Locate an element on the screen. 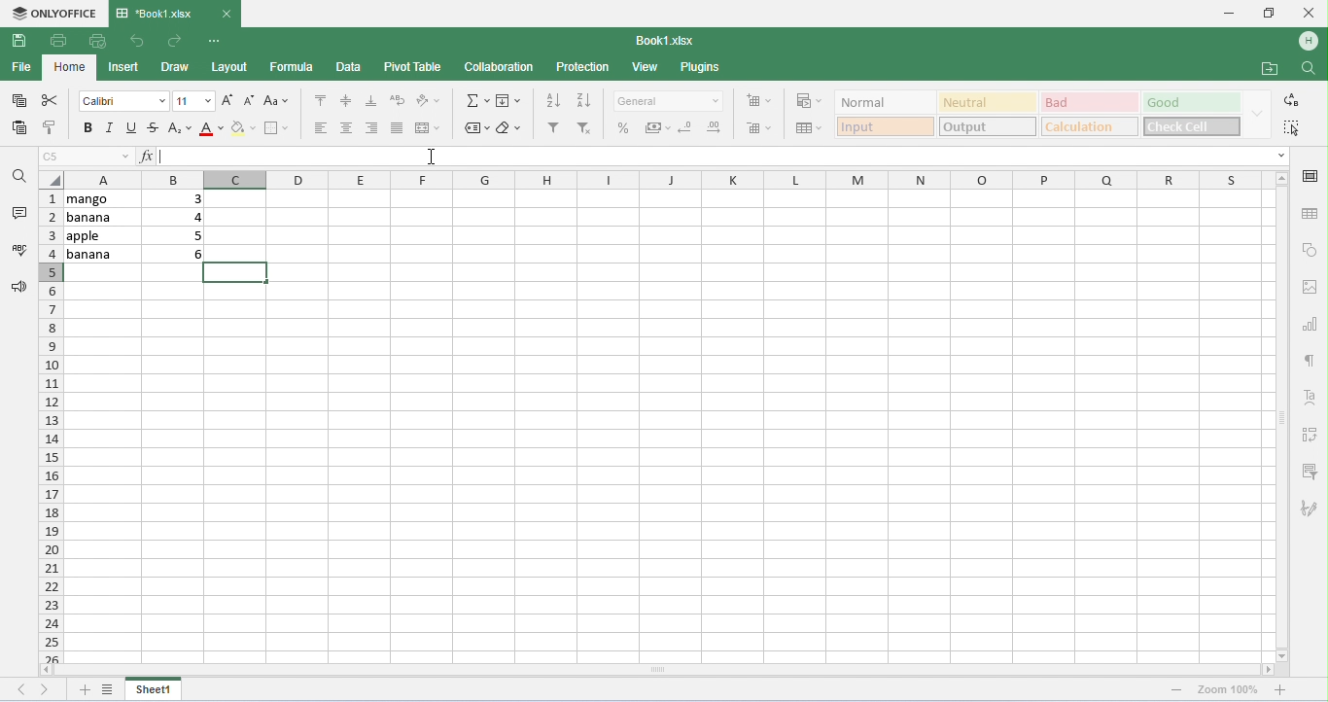 The width and height of the screenshot is (1328, 702). number format is located at coordinates (669, 103).